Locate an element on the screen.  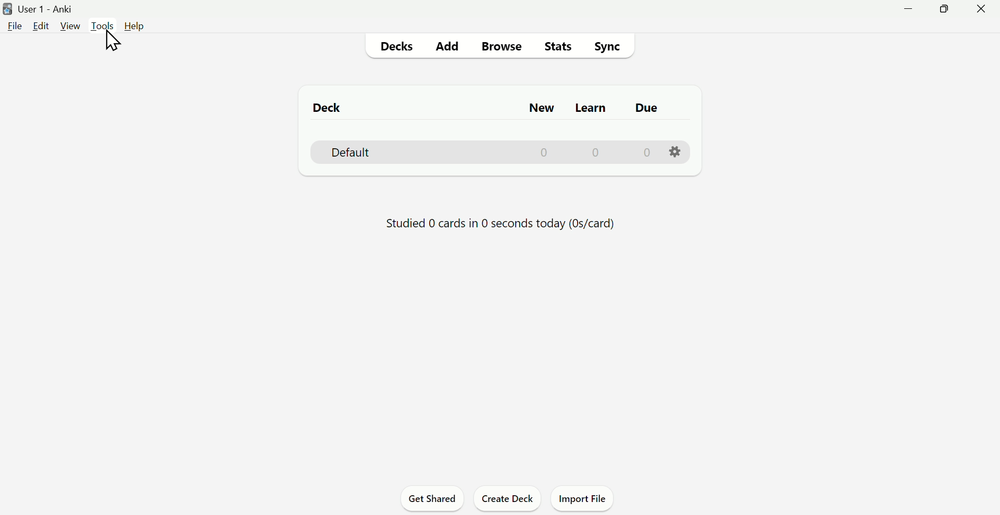
Create deck is located at coordinates (507, 498).